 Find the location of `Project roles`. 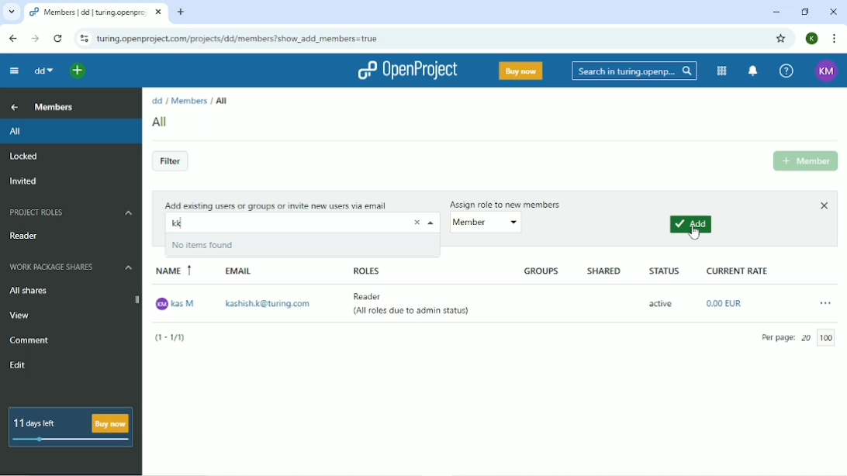

Project roles is located at coordinates (69, 212).